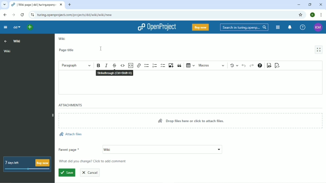  What do you see at coordinates (89, 173) in the screenshot?
I see `Cancel` at bounding box center [89, 173].